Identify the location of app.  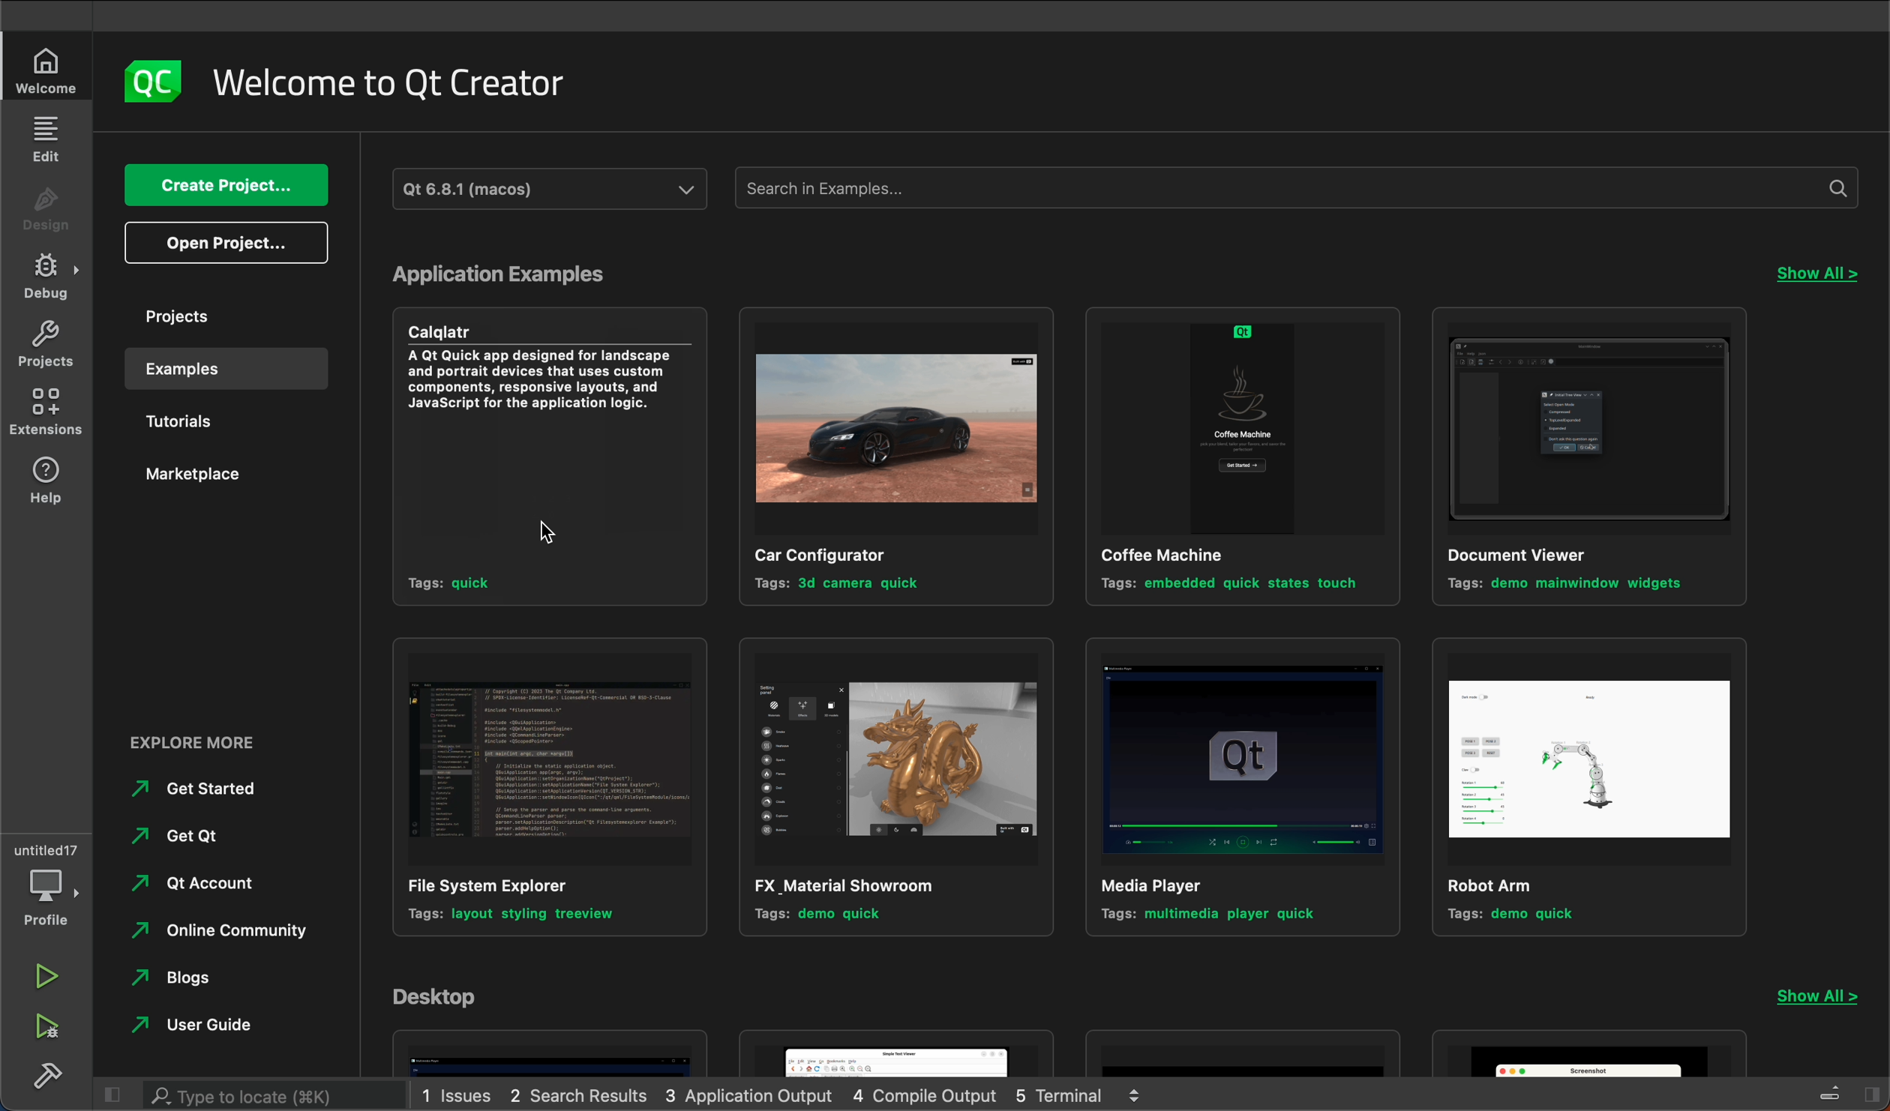
(550, 1053).